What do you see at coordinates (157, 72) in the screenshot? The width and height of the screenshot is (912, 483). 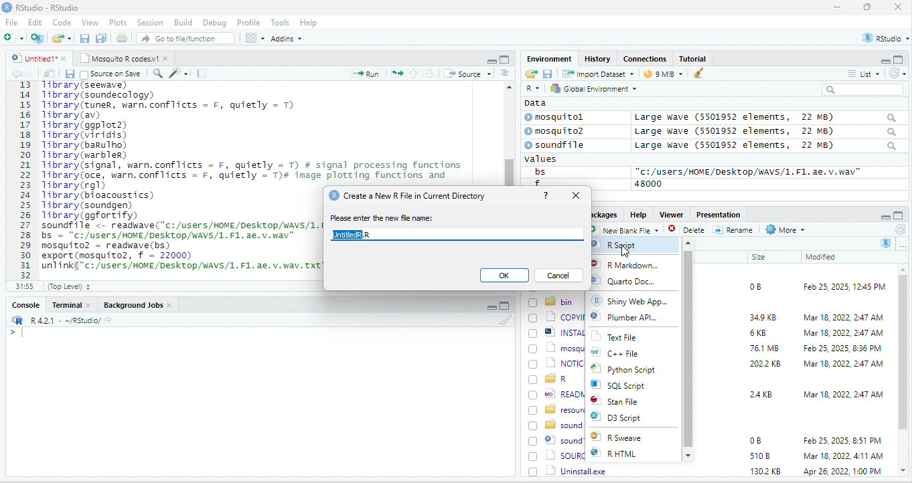 I see `search` at bounding box center [157, 72].